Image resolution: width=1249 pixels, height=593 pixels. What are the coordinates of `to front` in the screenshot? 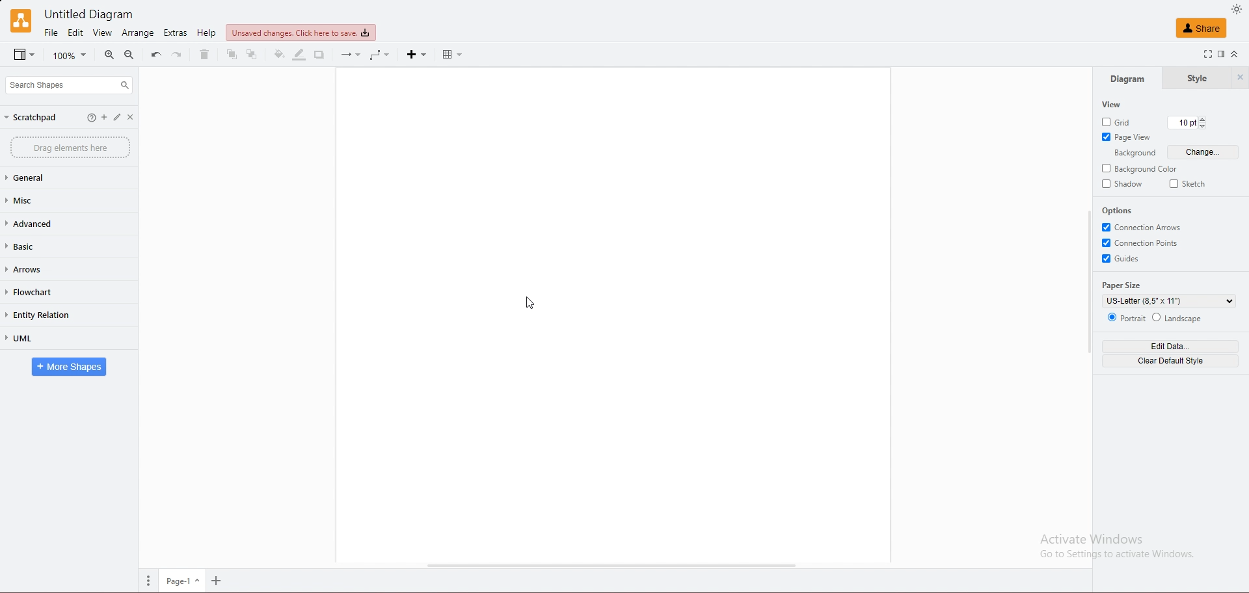 It's located at (230, 55).